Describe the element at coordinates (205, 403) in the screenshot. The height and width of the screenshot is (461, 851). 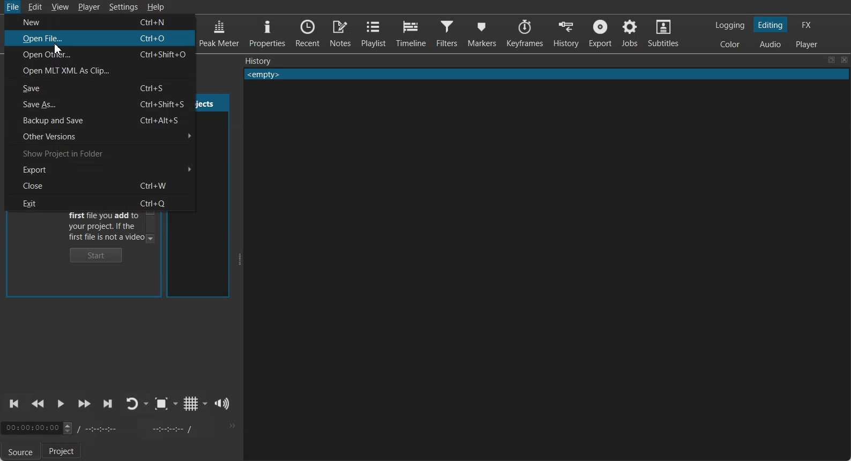
I see `Drop down box` at that location.